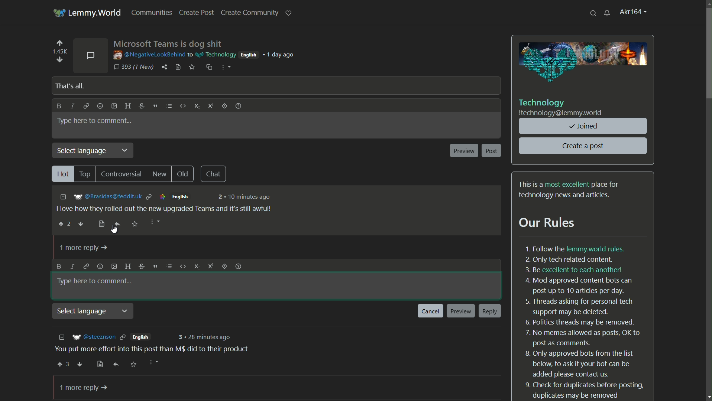 This screenshot has height=401, width=712. What do you see at coordinates (141, 106) in the screenshot?
I see `strikethrough` at bounding box center [141, 106].